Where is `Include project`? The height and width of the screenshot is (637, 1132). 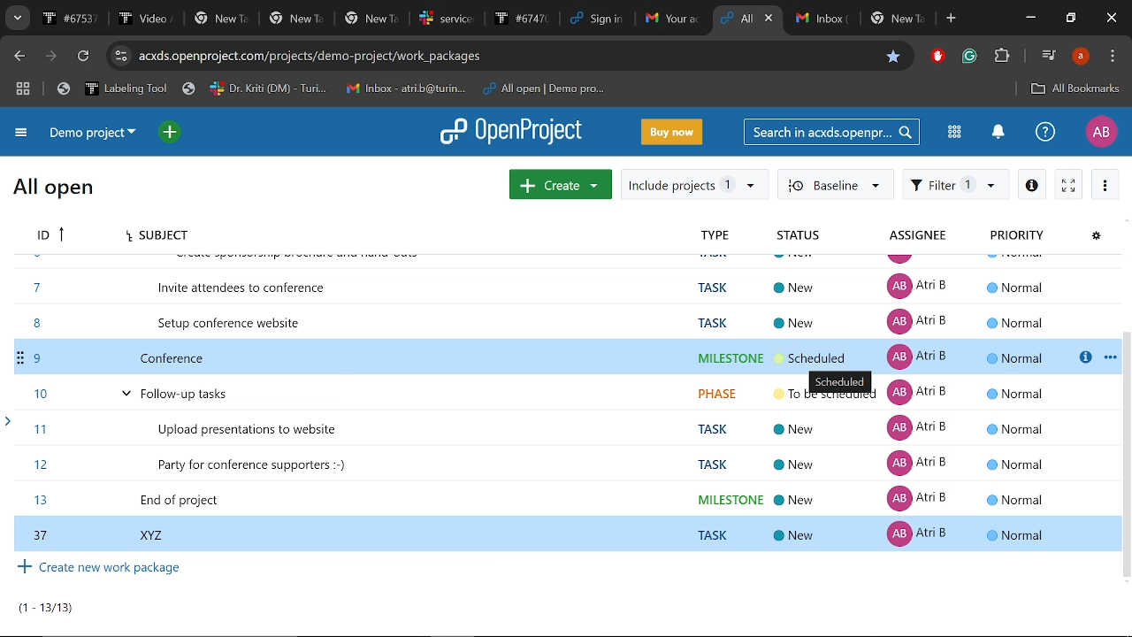 Include project is located at coordinates (692, 184).